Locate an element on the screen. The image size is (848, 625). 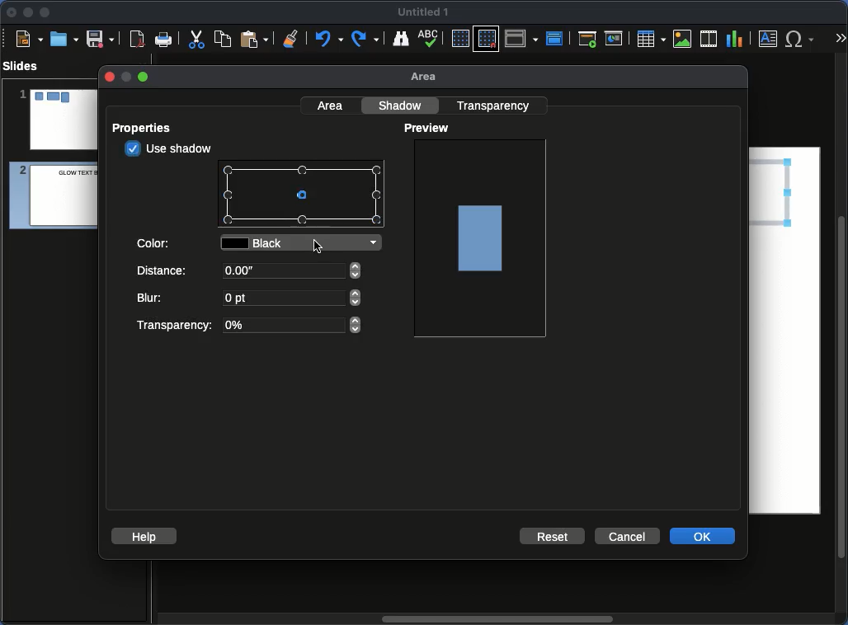
Name is located at coordinates (424, 12).